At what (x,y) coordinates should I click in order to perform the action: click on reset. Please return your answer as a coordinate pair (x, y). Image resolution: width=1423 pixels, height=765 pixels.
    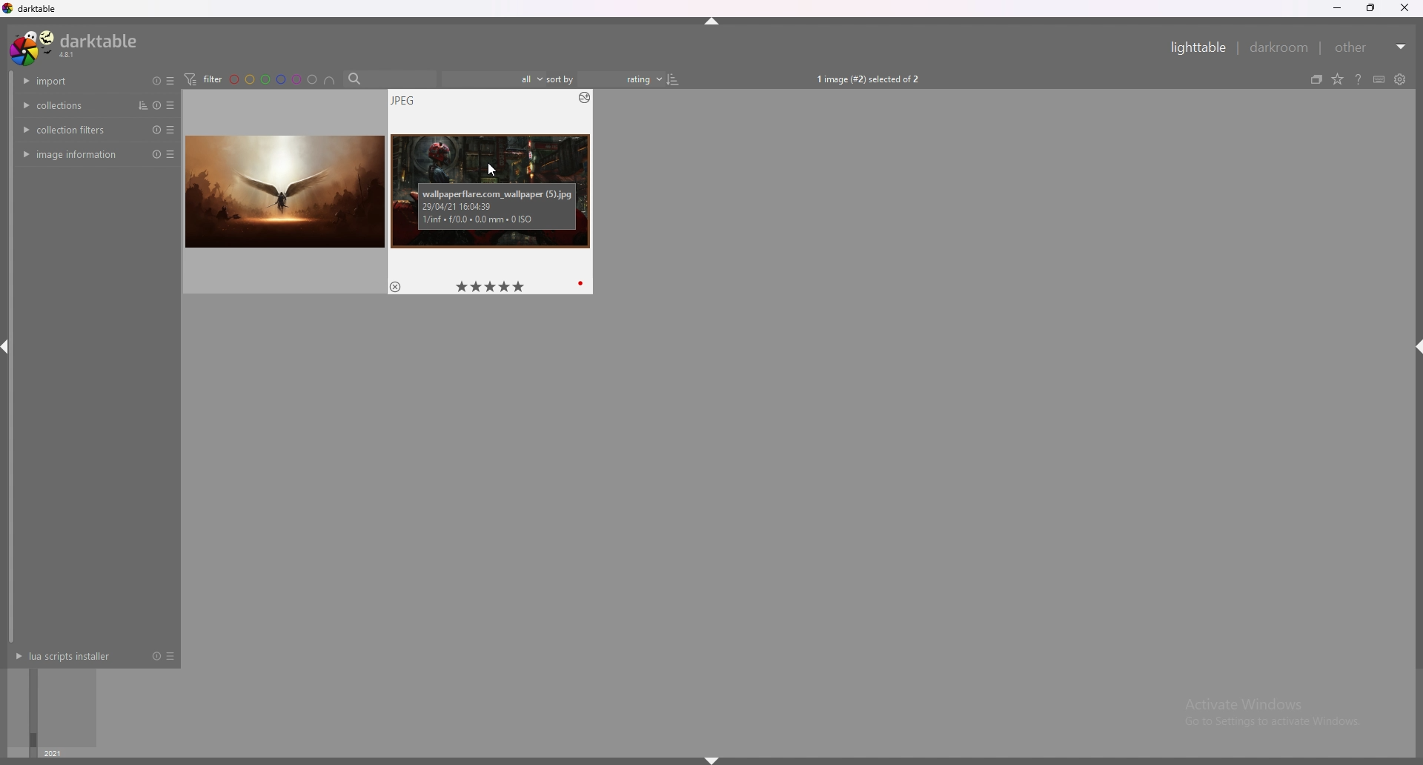
    Looking at the image, I should click on (156, 81).